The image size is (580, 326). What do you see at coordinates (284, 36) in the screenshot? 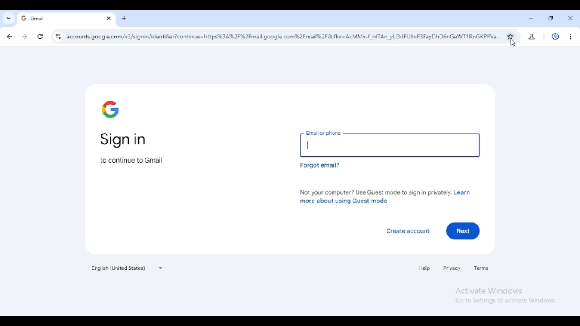
I see `website URL` at bounding box center [284, 36].